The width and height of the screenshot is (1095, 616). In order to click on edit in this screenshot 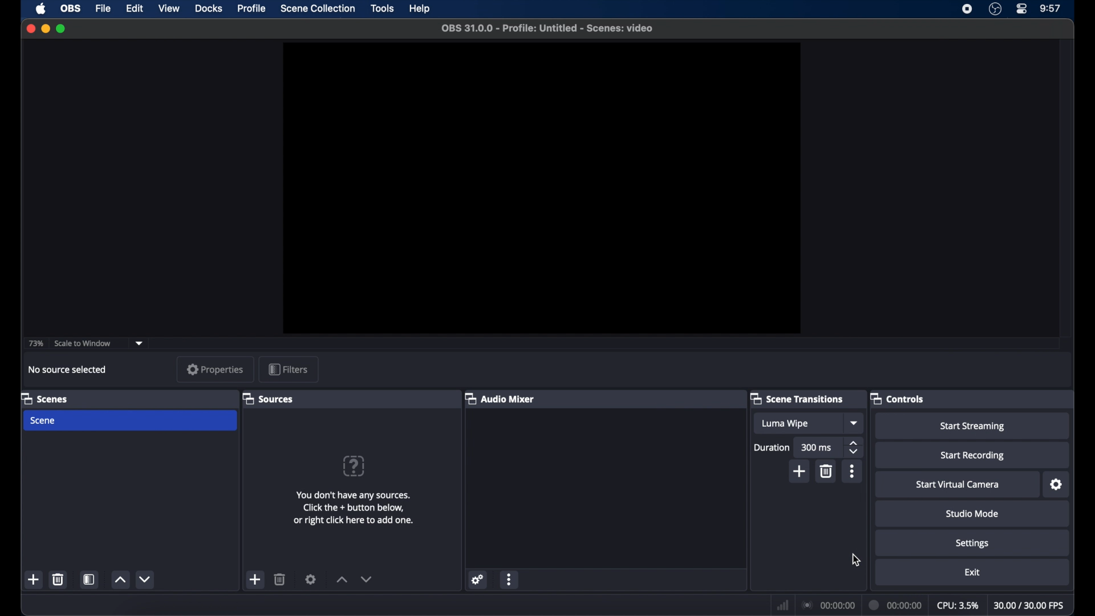, I will do `click(135, 9)`.